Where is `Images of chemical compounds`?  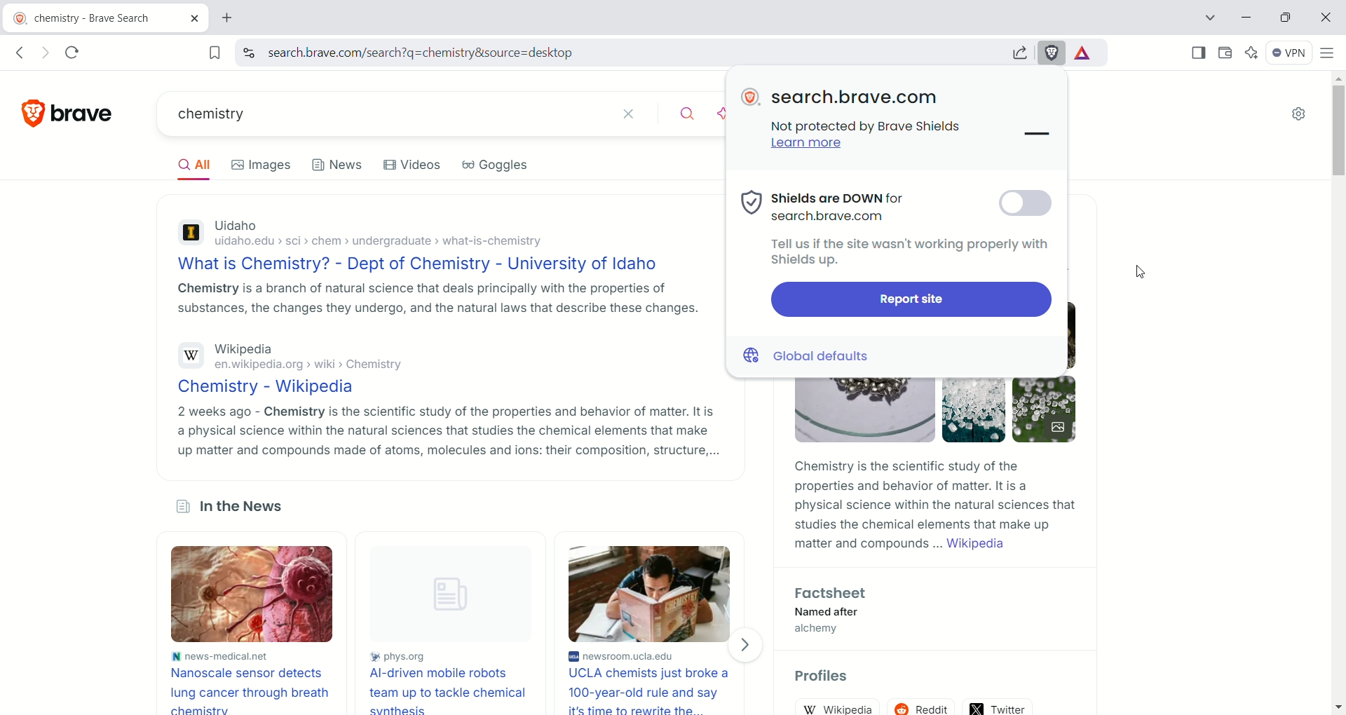
Images of chemical compounds is located at coordinates (931, 415).